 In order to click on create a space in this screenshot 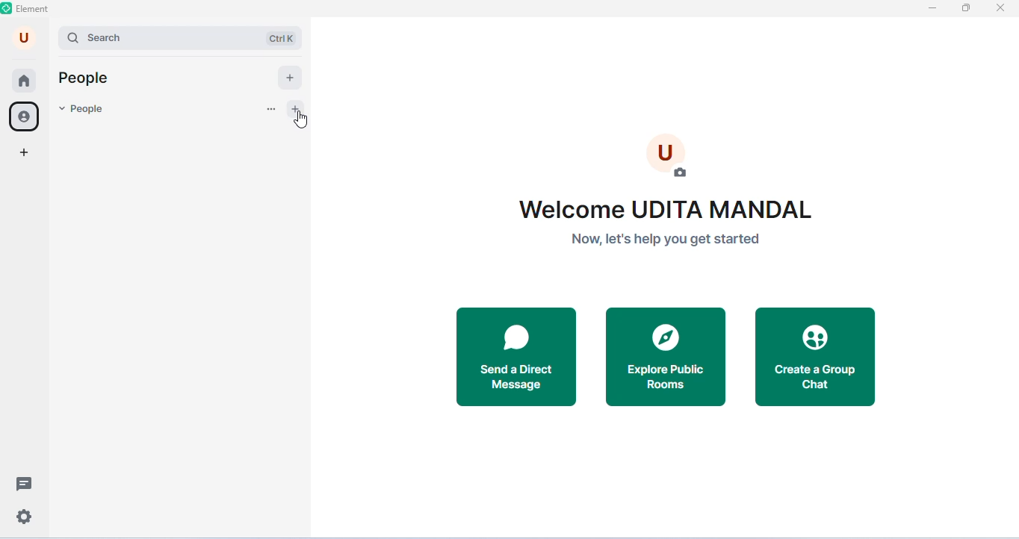, I will do `click(25, 154)`.